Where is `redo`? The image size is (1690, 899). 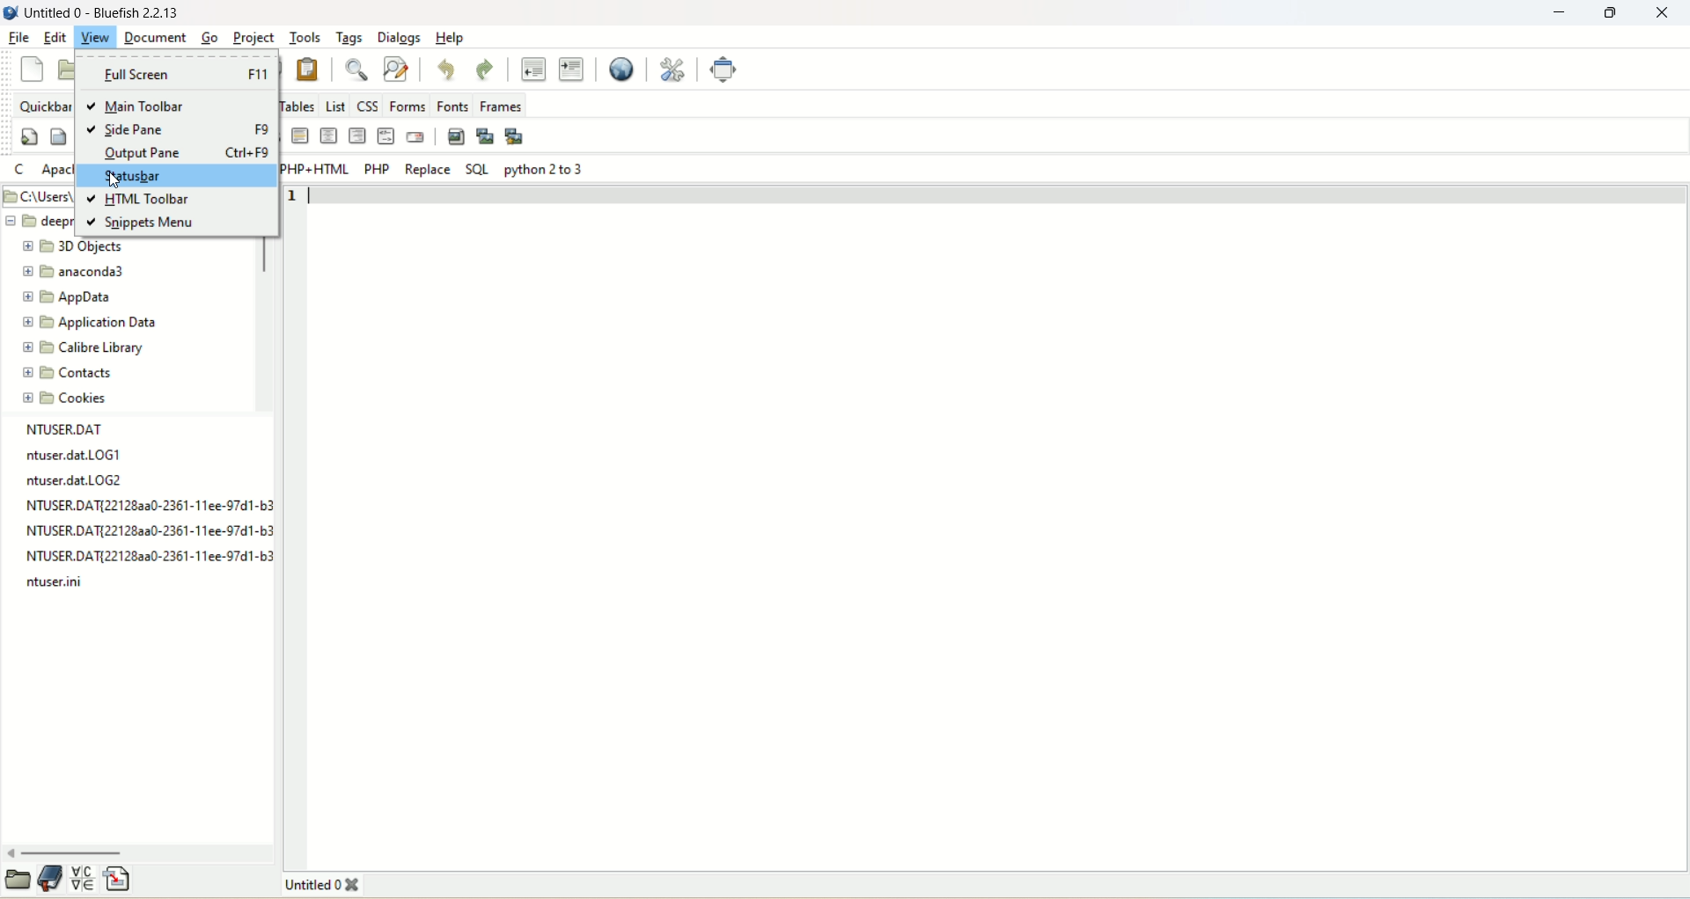 redo is located at coordinates (486, 68).